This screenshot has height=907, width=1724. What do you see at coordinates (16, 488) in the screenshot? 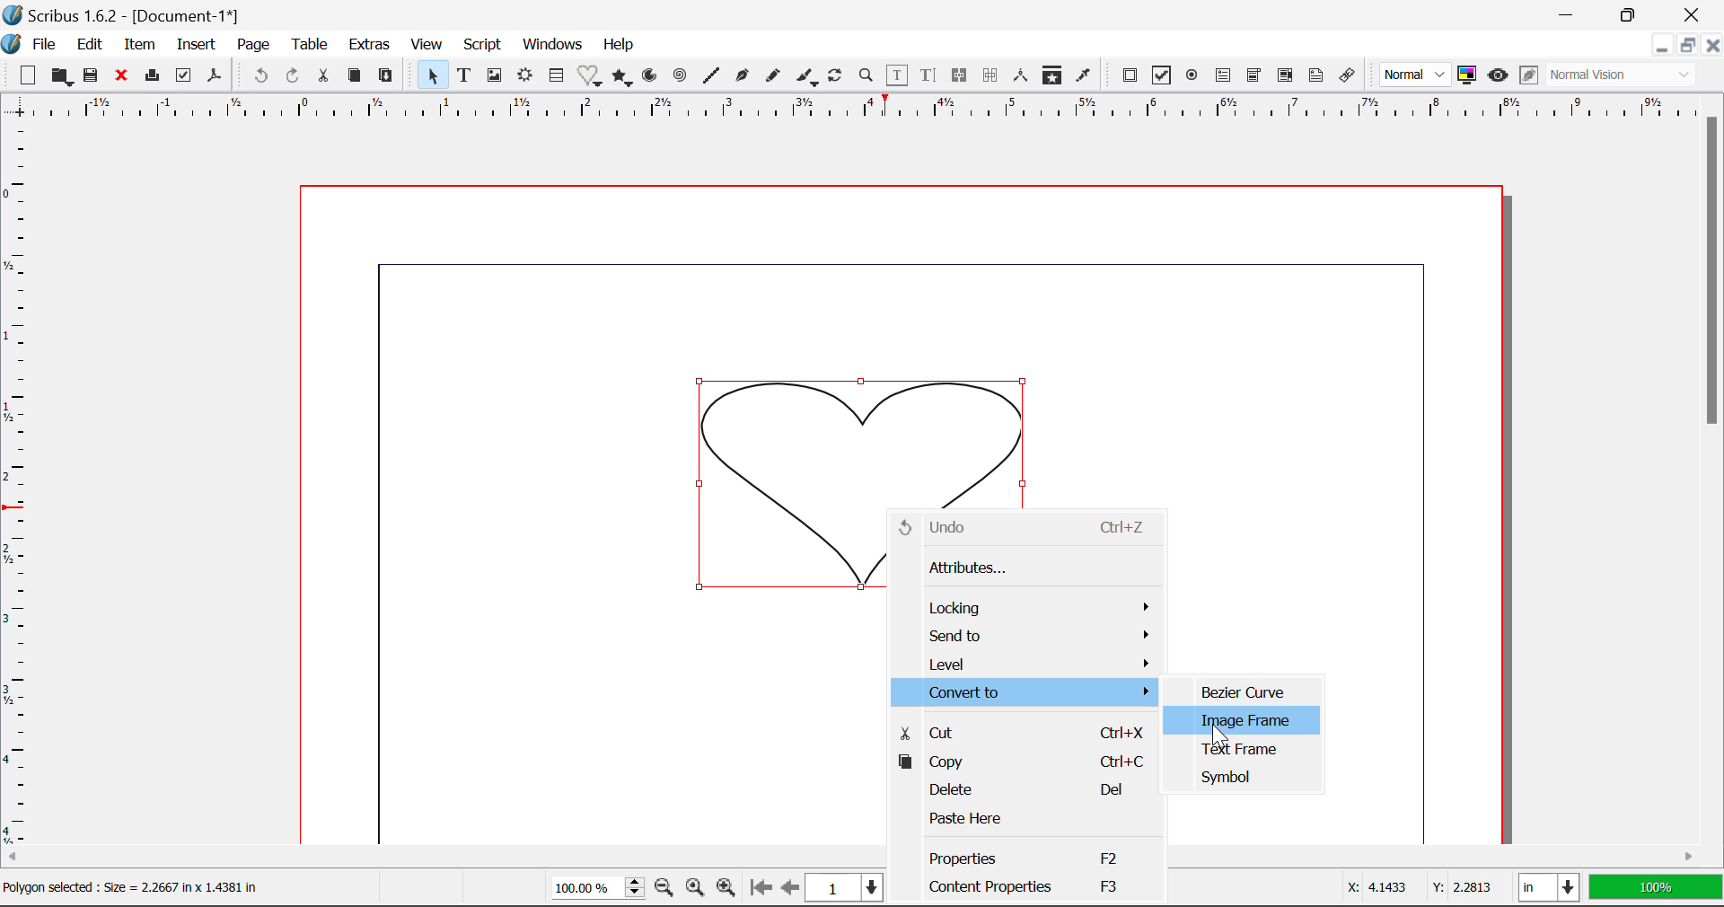
I see `Horizontal Page Margins` at bounding box center [16, 488].